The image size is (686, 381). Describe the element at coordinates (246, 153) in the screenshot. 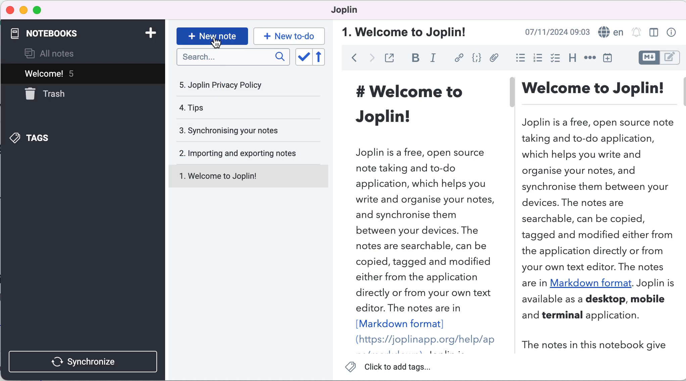

I see `importing and exporting notes` at that location.